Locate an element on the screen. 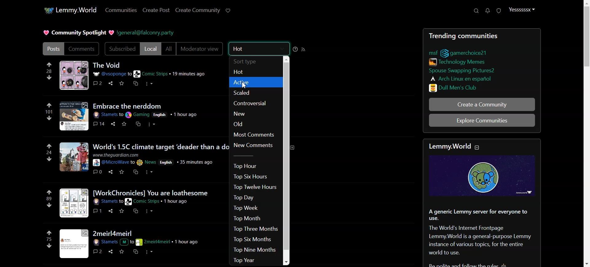 Image resolution: width=590 pixels, height=267 pixels. Posts is located at coordinates (107, 64).